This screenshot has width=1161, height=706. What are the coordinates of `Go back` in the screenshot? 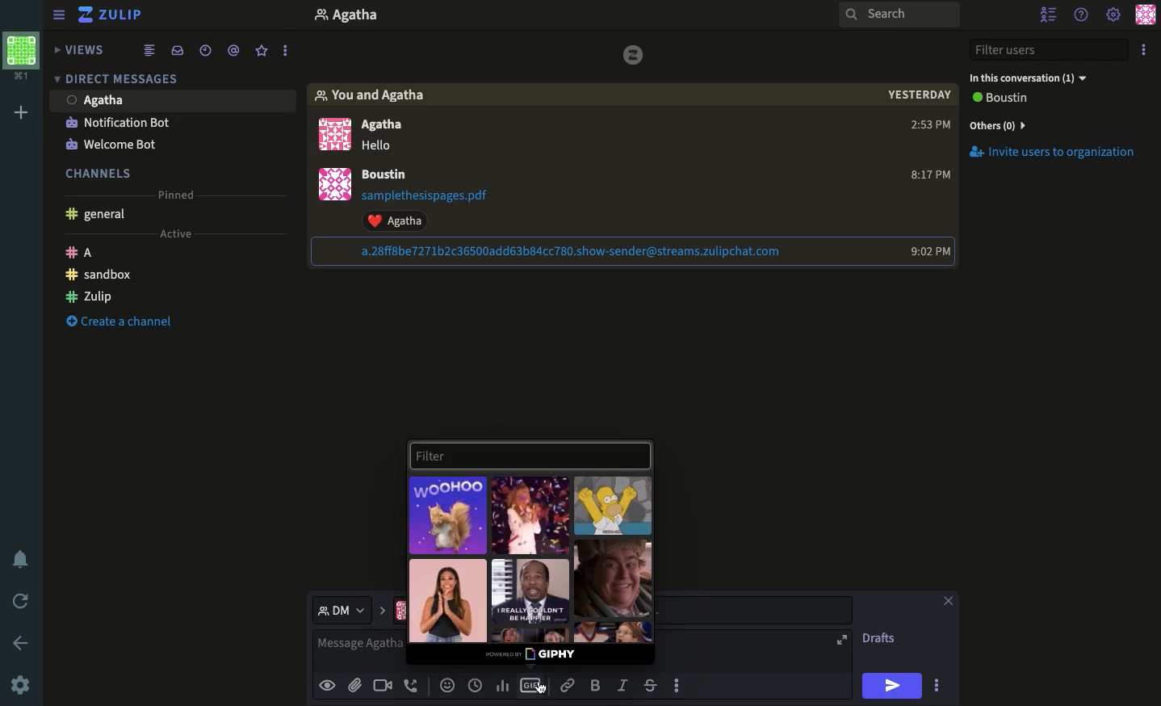 It's located at (22, 642).